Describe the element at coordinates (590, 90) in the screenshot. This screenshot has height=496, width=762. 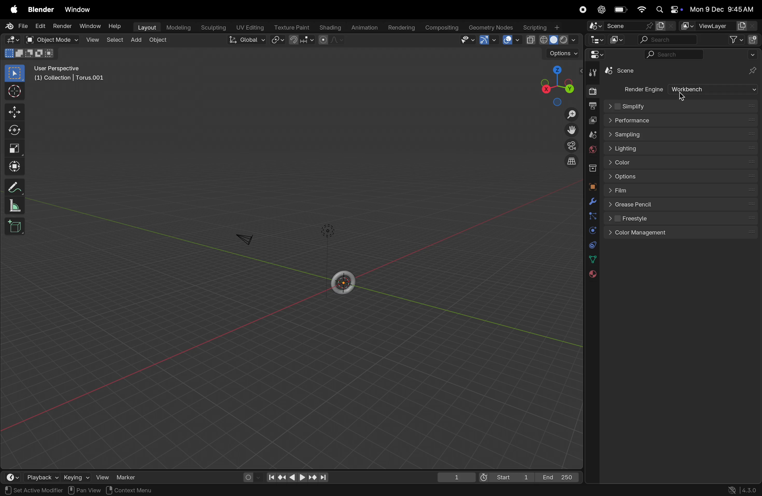
I see `render` at that location.